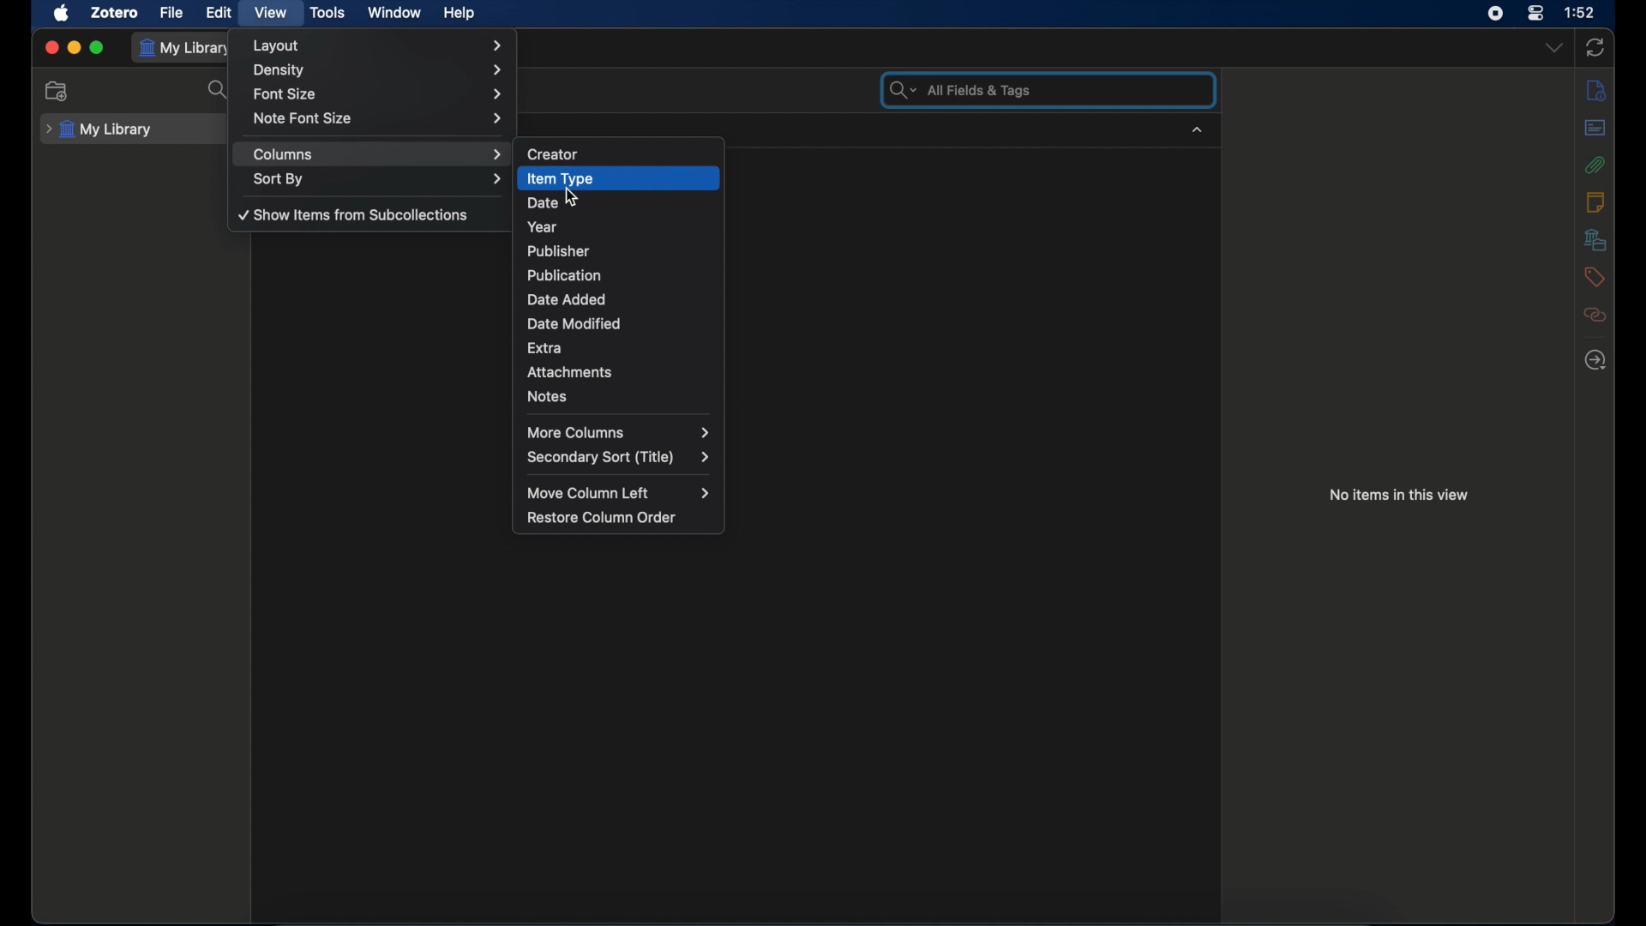 The image size is (1646, 926). What do you see at coordinates (327, 12) in the screenshot?
I see `tools` at bounding box center [327, 12].